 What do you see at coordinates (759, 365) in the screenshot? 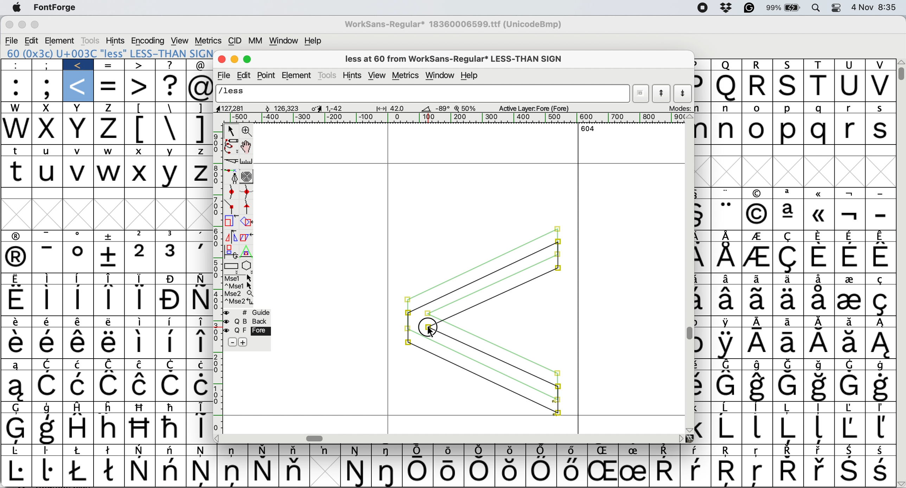
I see `Symbol` at bounding box center [759, 365].